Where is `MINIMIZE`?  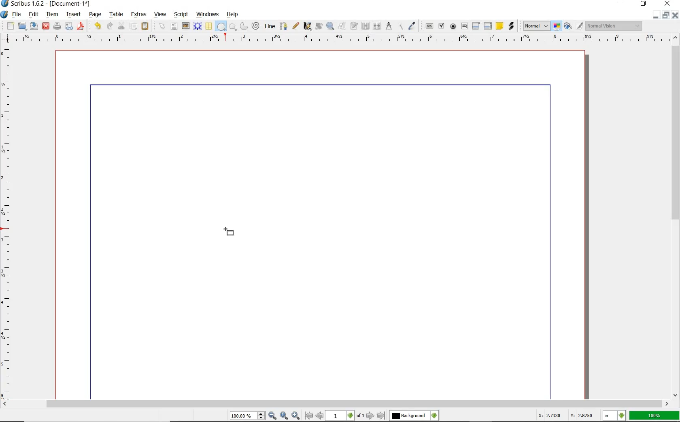 MINIMIZE is located at coordinates (621, 3).